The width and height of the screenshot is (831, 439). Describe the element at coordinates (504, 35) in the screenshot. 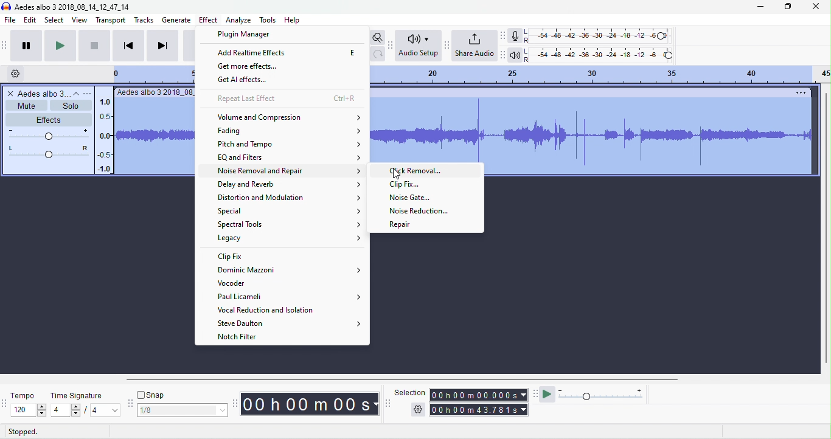

I see `recording meter toolbar` at that location.